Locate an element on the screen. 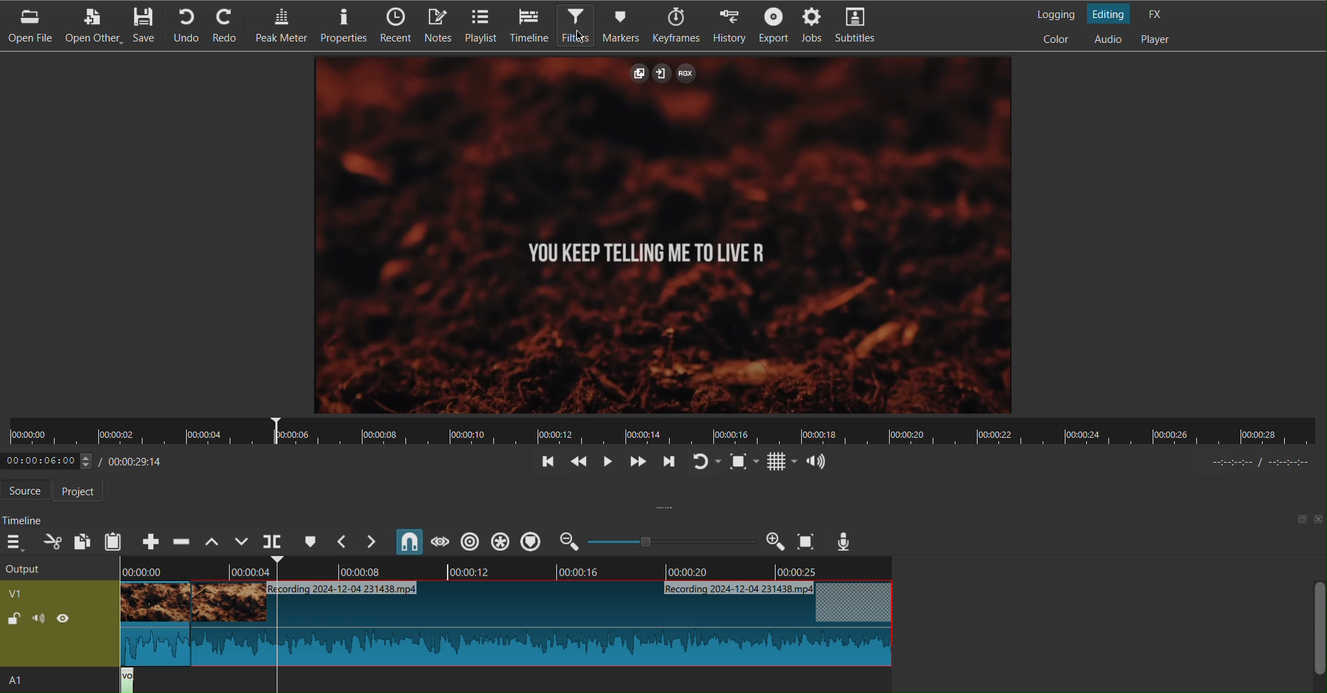  Previous Marker is located at coordinates (343, 542).